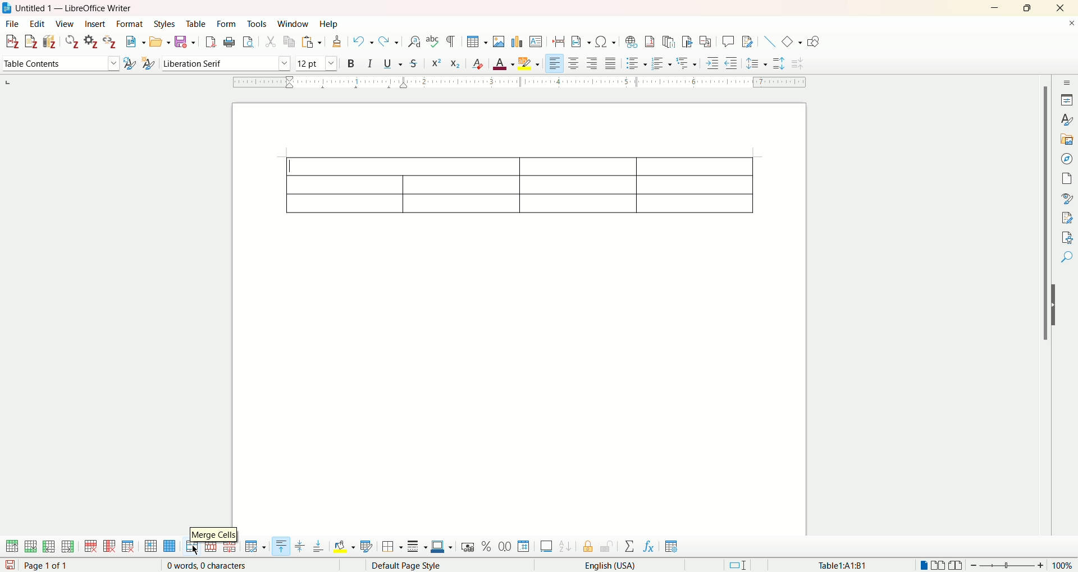  I want to click on print preview, so click(247, 43).